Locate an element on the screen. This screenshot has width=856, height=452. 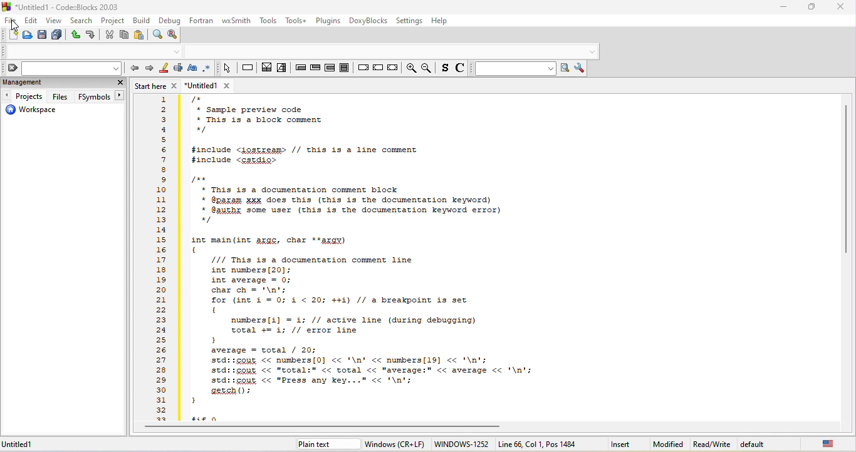
search is located at coordinates (81, 20).